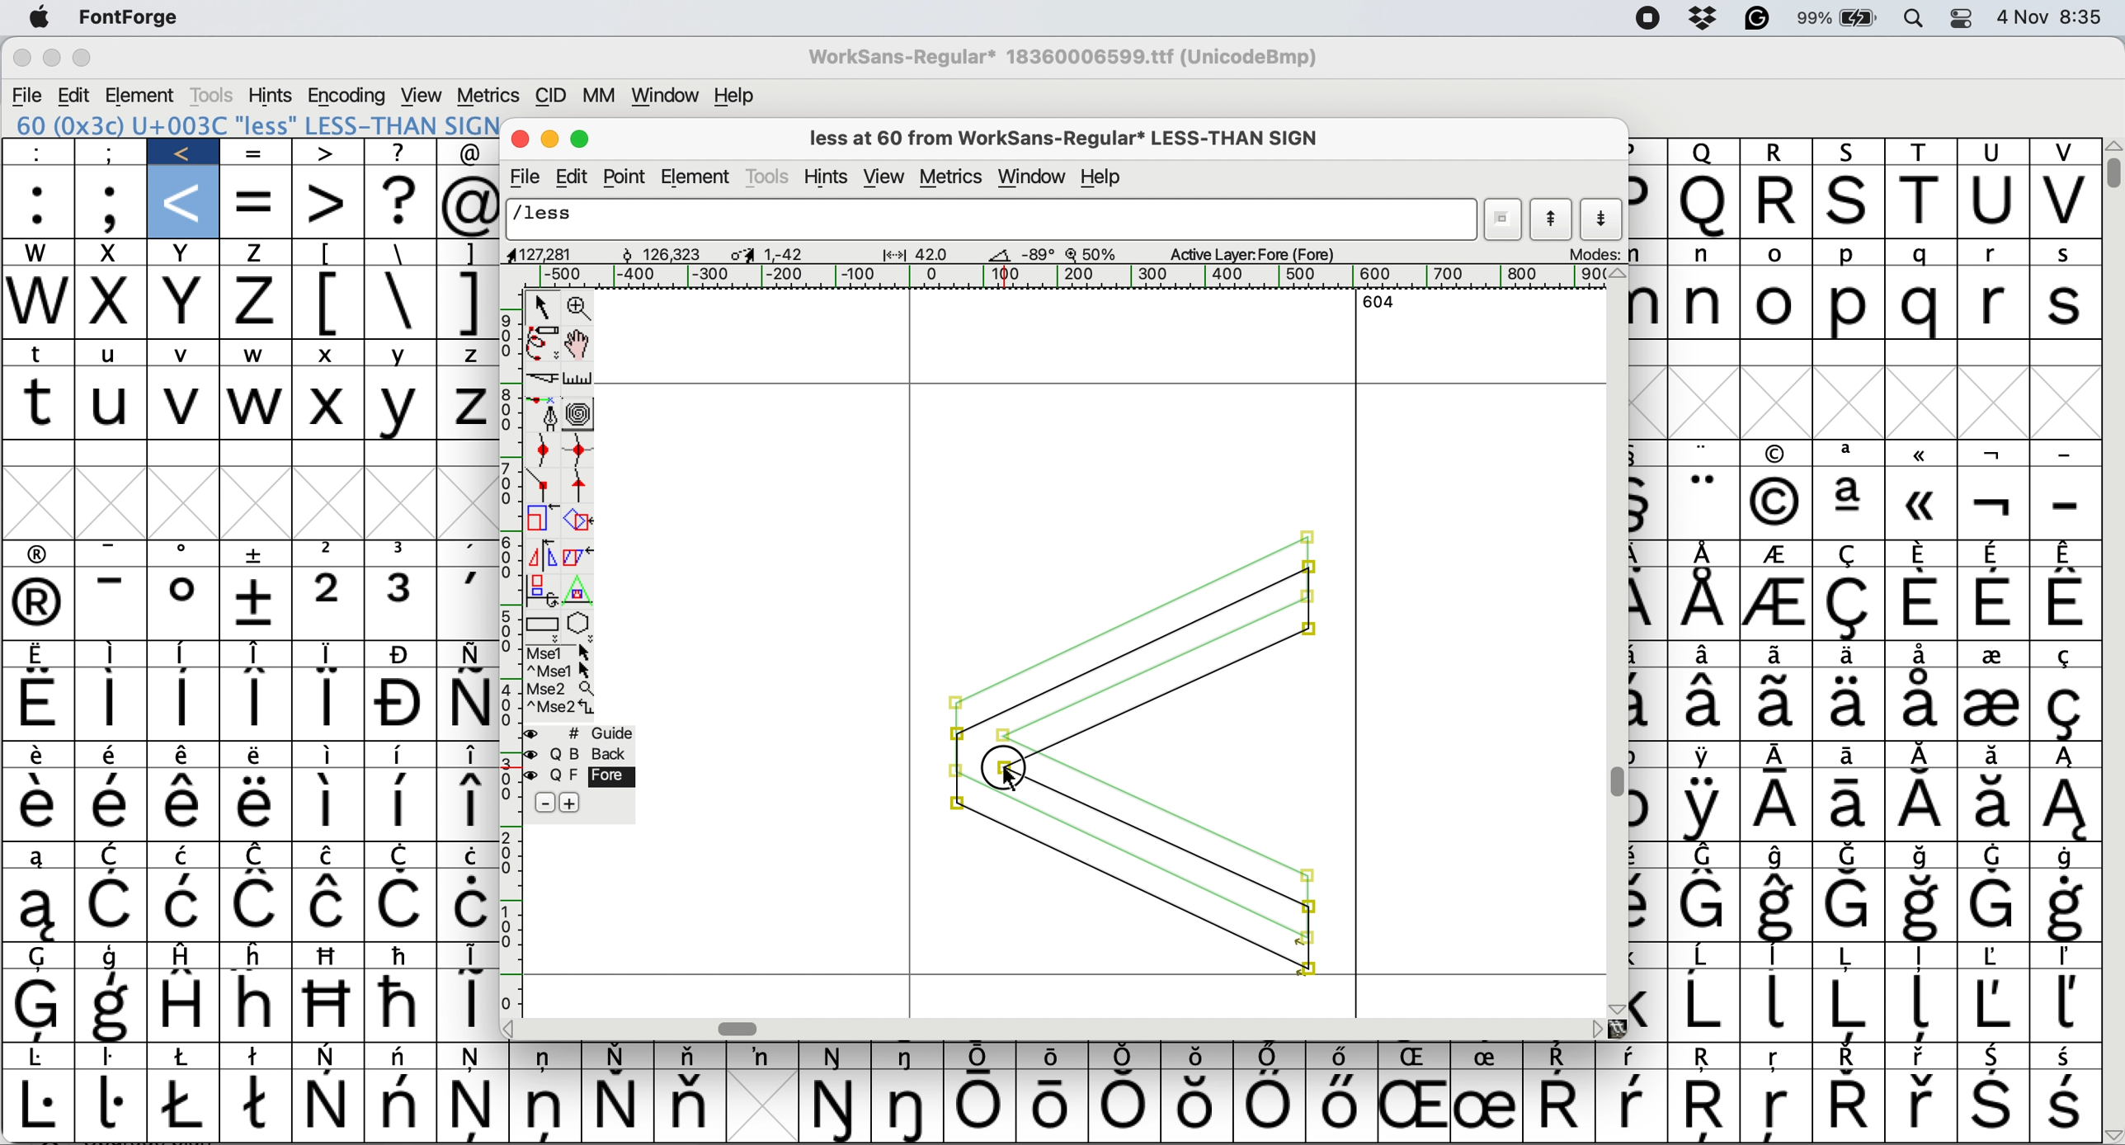 Image resolution: width=2125 pixels, height=1145 pixels. What do you see at coordinates (43, 153) in the screenshot?
I see `:` at bounding box center [43, 153].